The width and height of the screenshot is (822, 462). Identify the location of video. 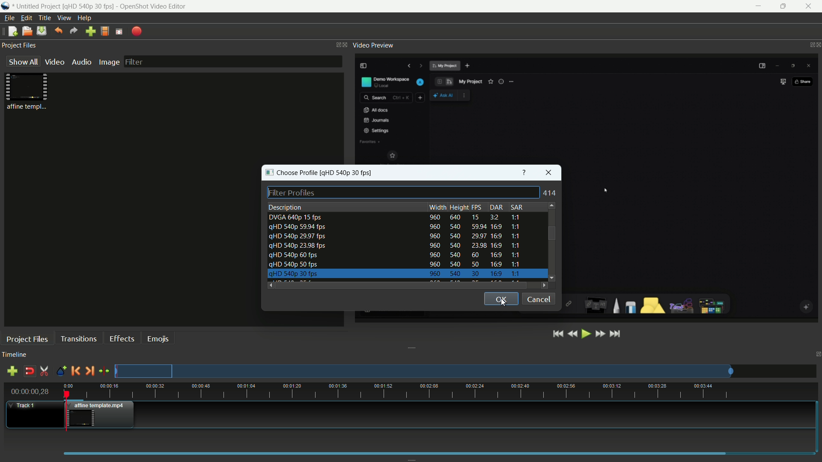
(55, 62).